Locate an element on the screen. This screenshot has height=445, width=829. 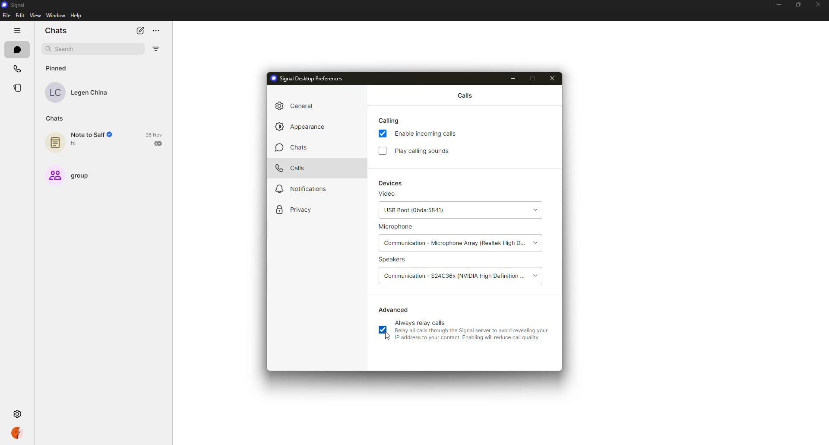
calls is located at coordinates (464, 95).